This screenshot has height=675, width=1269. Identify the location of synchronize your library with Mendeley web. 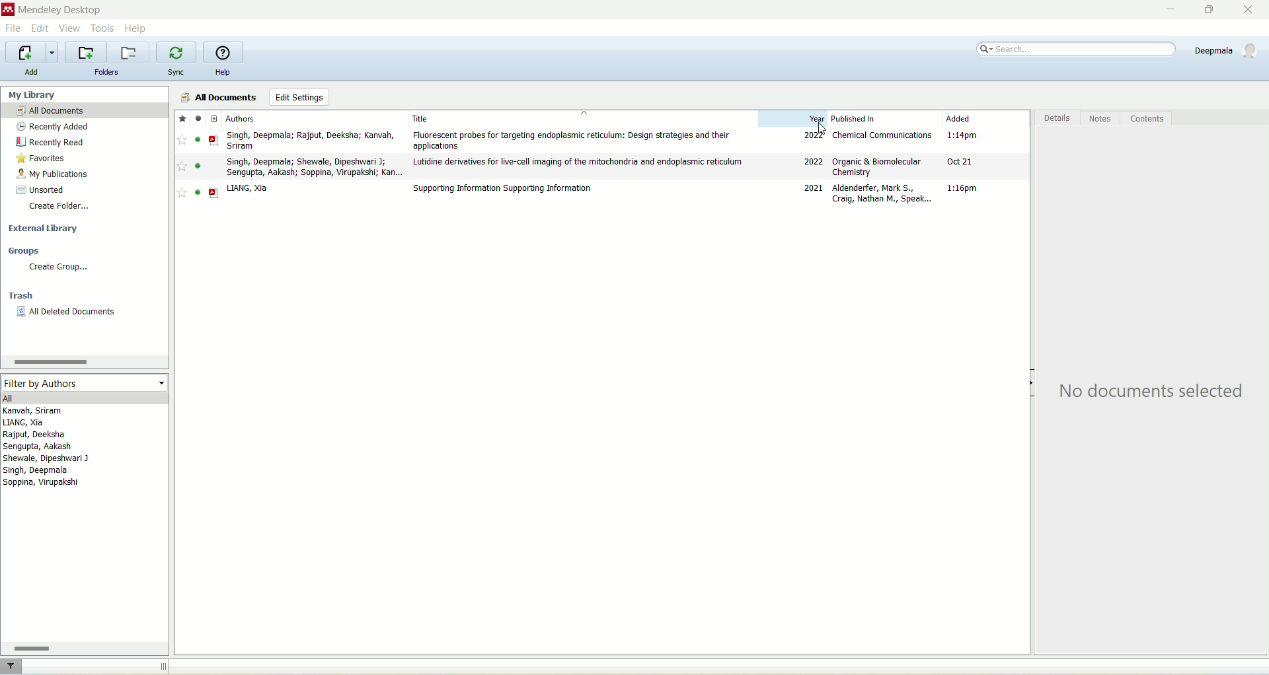
(176, 51).